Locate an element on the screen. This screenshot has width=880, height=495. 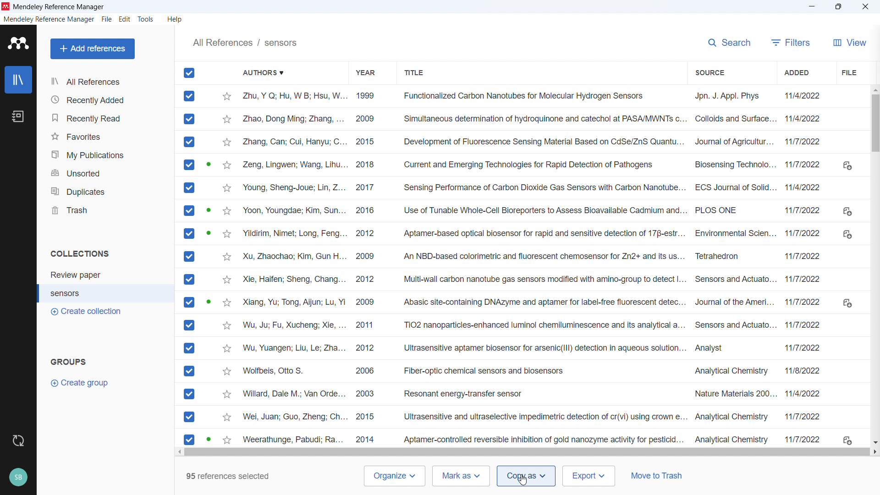
search  is located at coordinates (728, 43).